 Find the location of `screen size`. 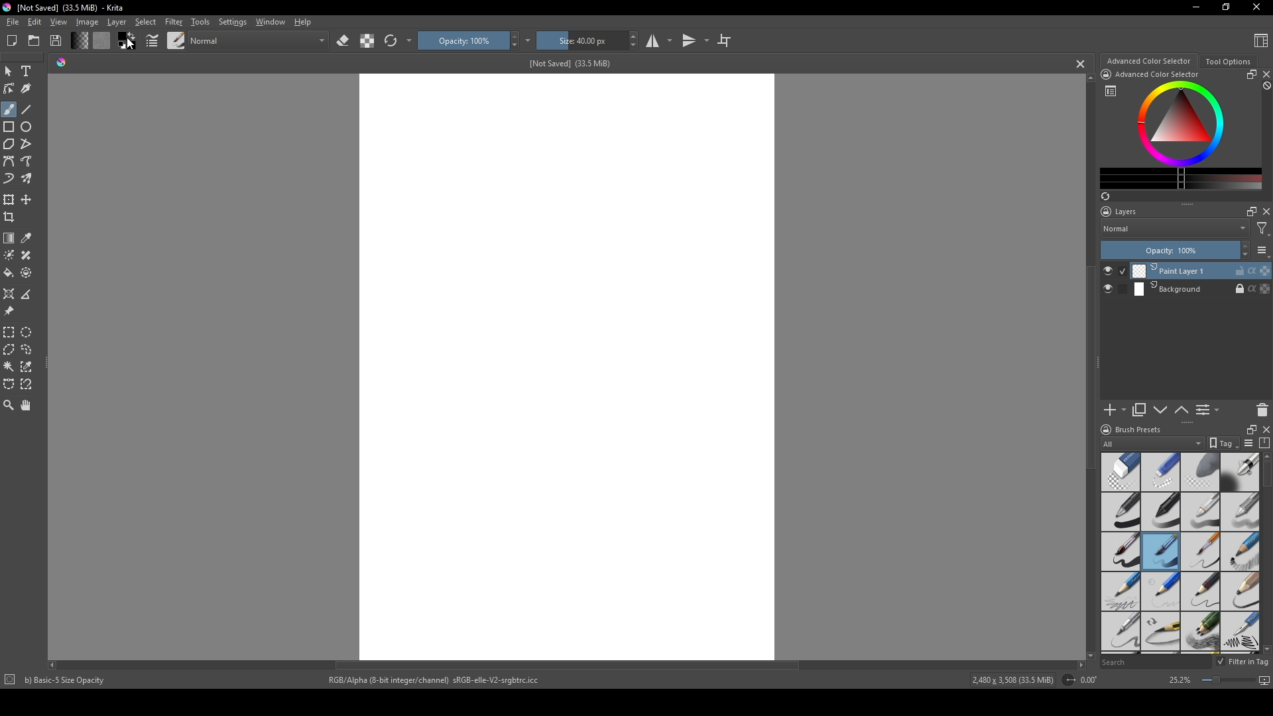

screen size is located at coordinates (1233, 682).